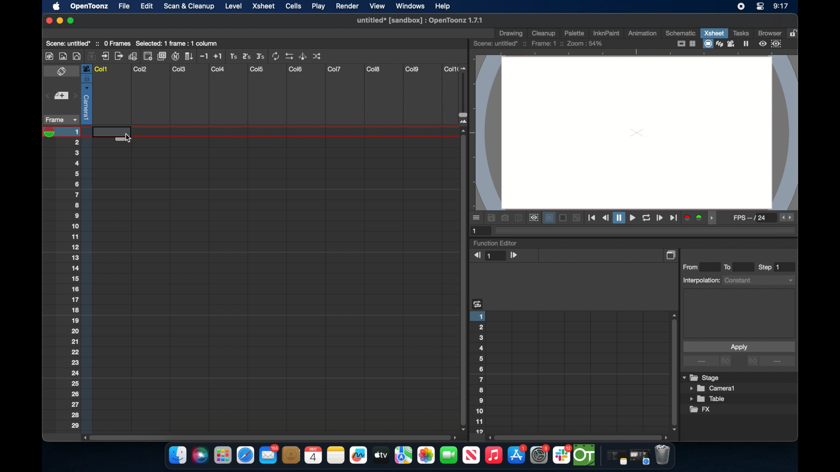 This screenshot has height=472, width=840. Describe the element at coordinates (496, 243) in the screenshot. I see `function editor` at that location.